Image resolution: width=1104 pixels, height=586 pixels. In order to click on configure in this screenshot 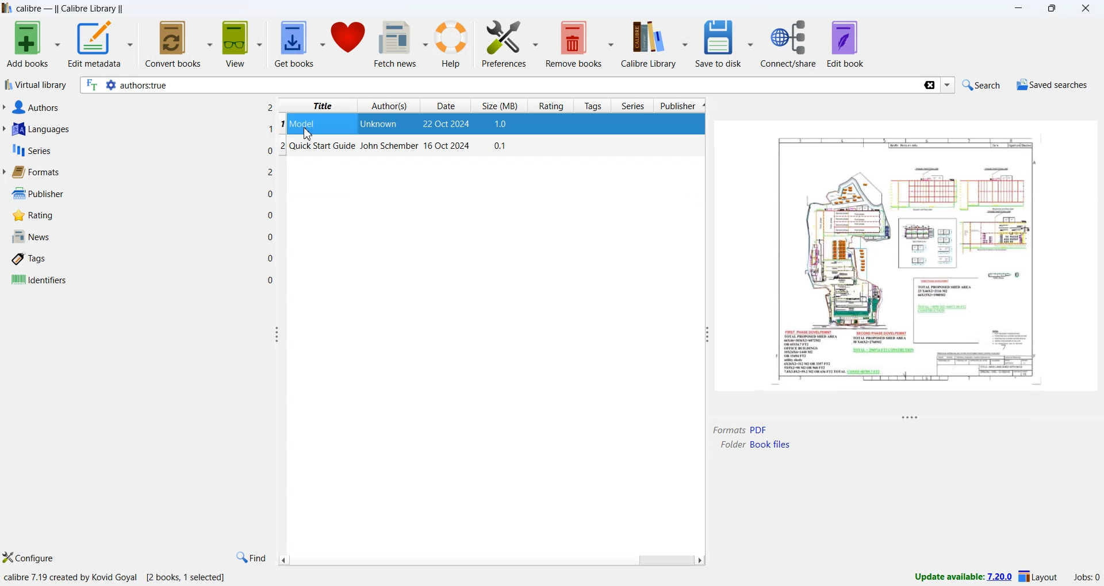, I will do `click(29, 558)`.